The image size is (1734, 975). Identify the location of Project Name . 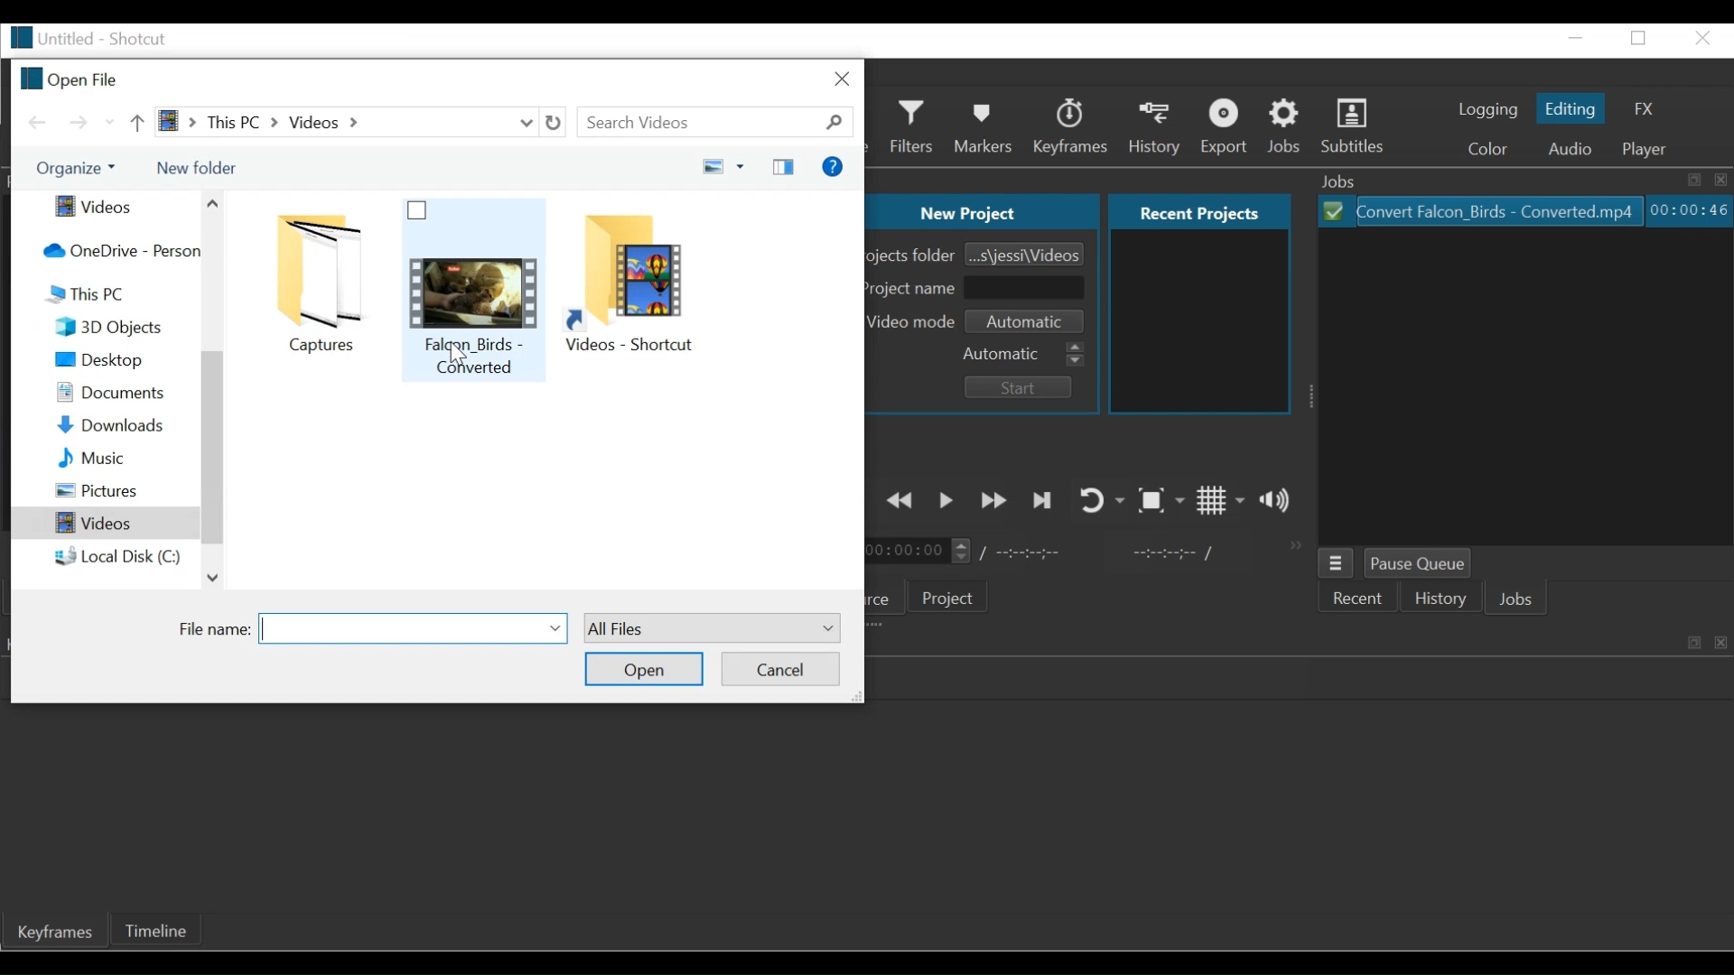
(915, 289).